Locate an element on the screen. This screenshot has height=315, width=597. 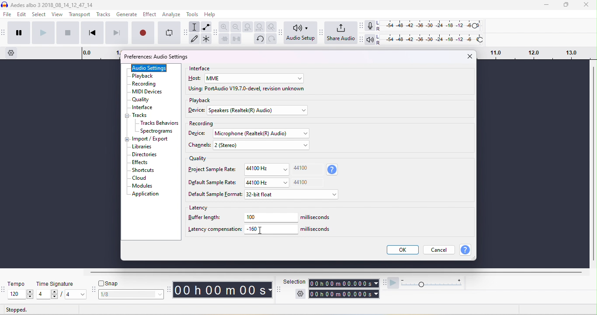
audacity transport toolbar is located at coordinates (4, 32).